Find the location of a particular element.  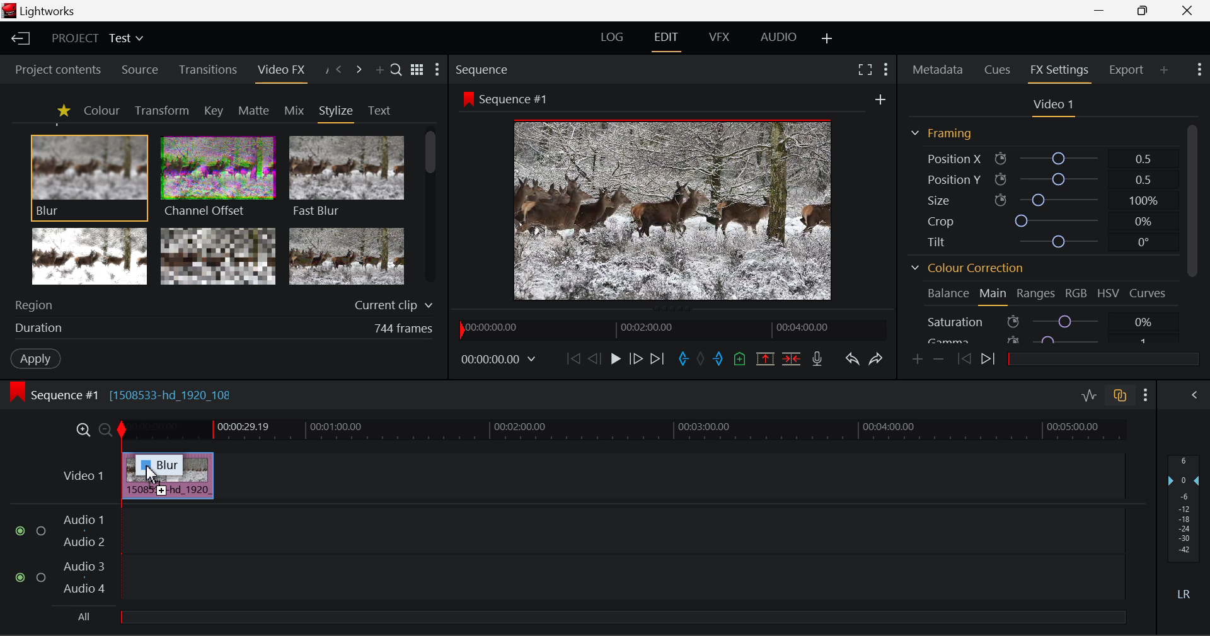

Restore Down is located at coordinates (1103, 11).